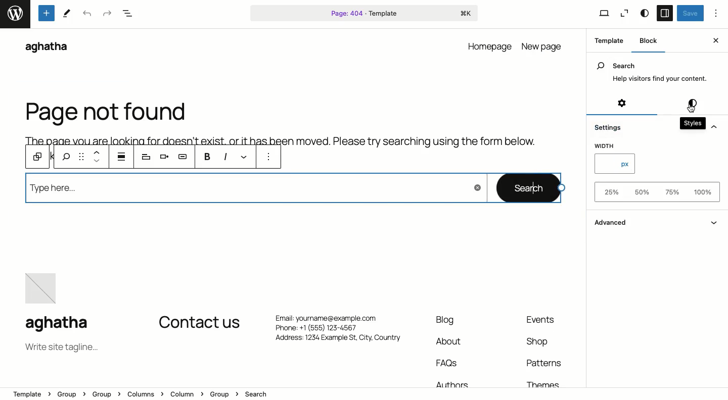  Describe the element at coordinates (691, 13) in the screenshot. I see `Save` at that location.